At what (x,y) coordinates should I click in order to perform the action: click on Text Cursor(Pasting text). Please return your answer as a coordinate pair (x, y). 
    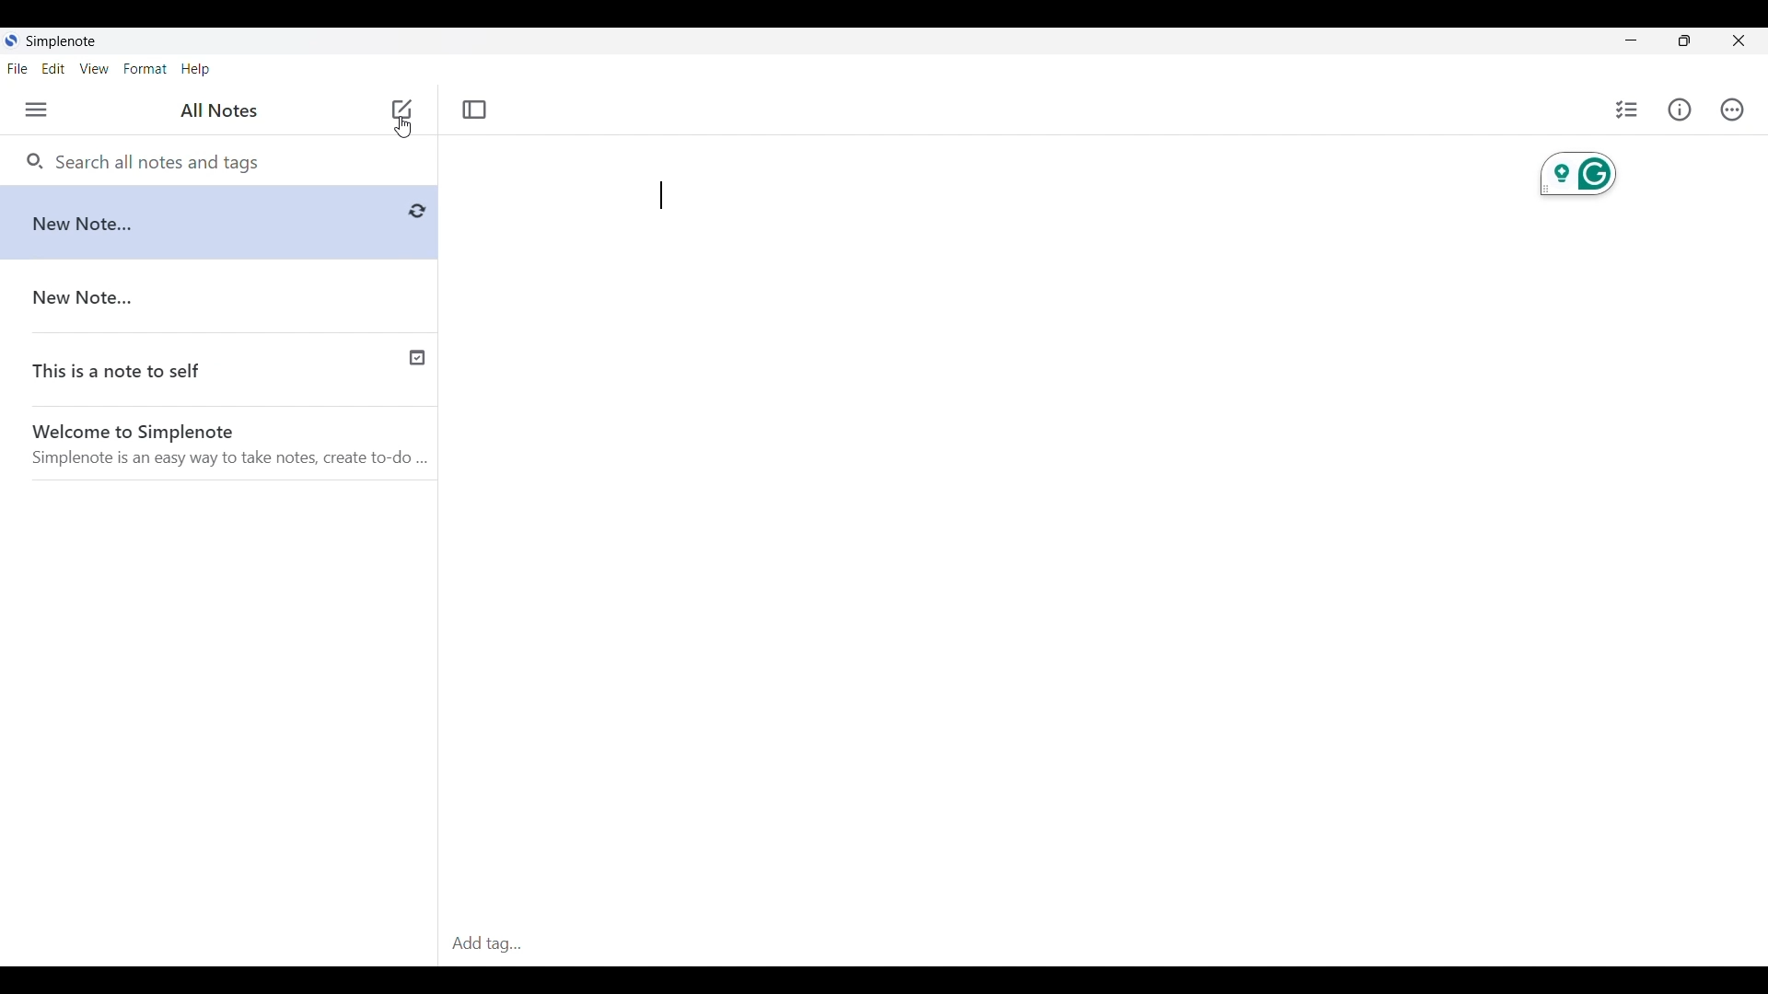
    Looking at the image, I should click on (661, 195).